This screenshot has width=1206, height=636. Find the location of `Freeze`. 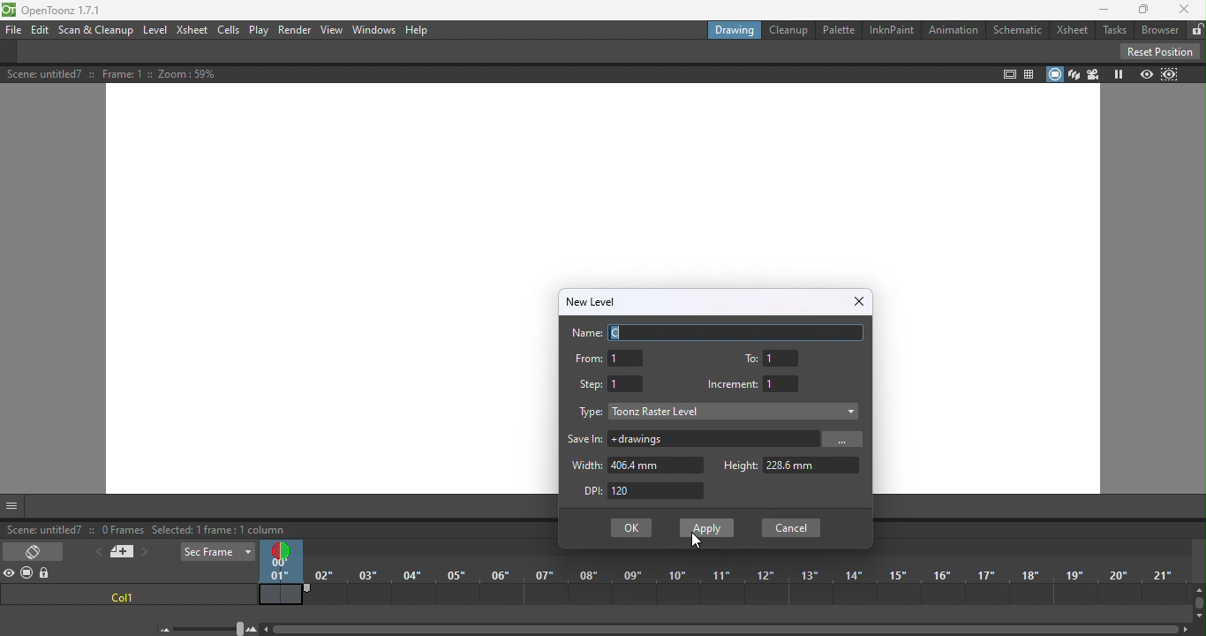

Freeze is located at coordinates (1117, 74).